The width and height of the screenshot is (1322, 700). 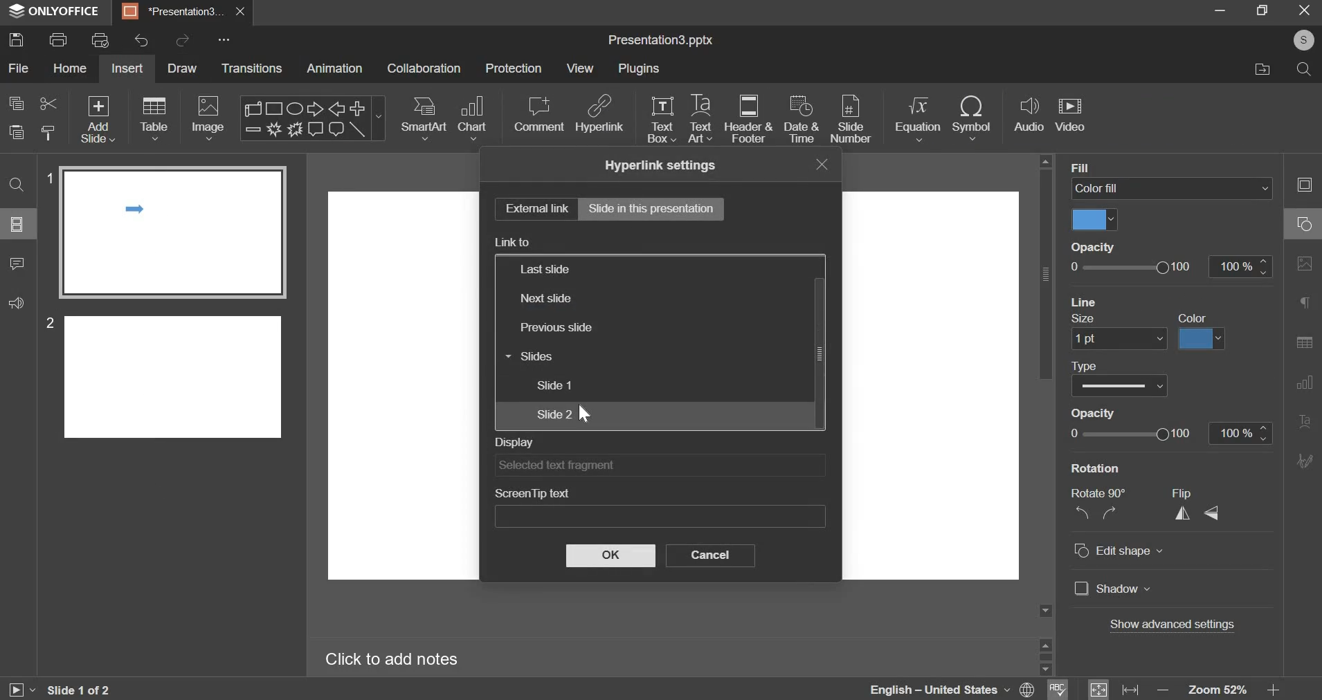 I want to click on set size, so click(x=1119, y=340).